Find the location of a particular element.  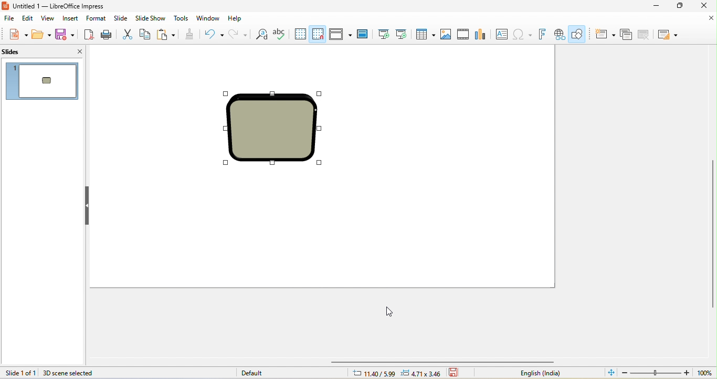

special character is located at coordinates (524, 34).